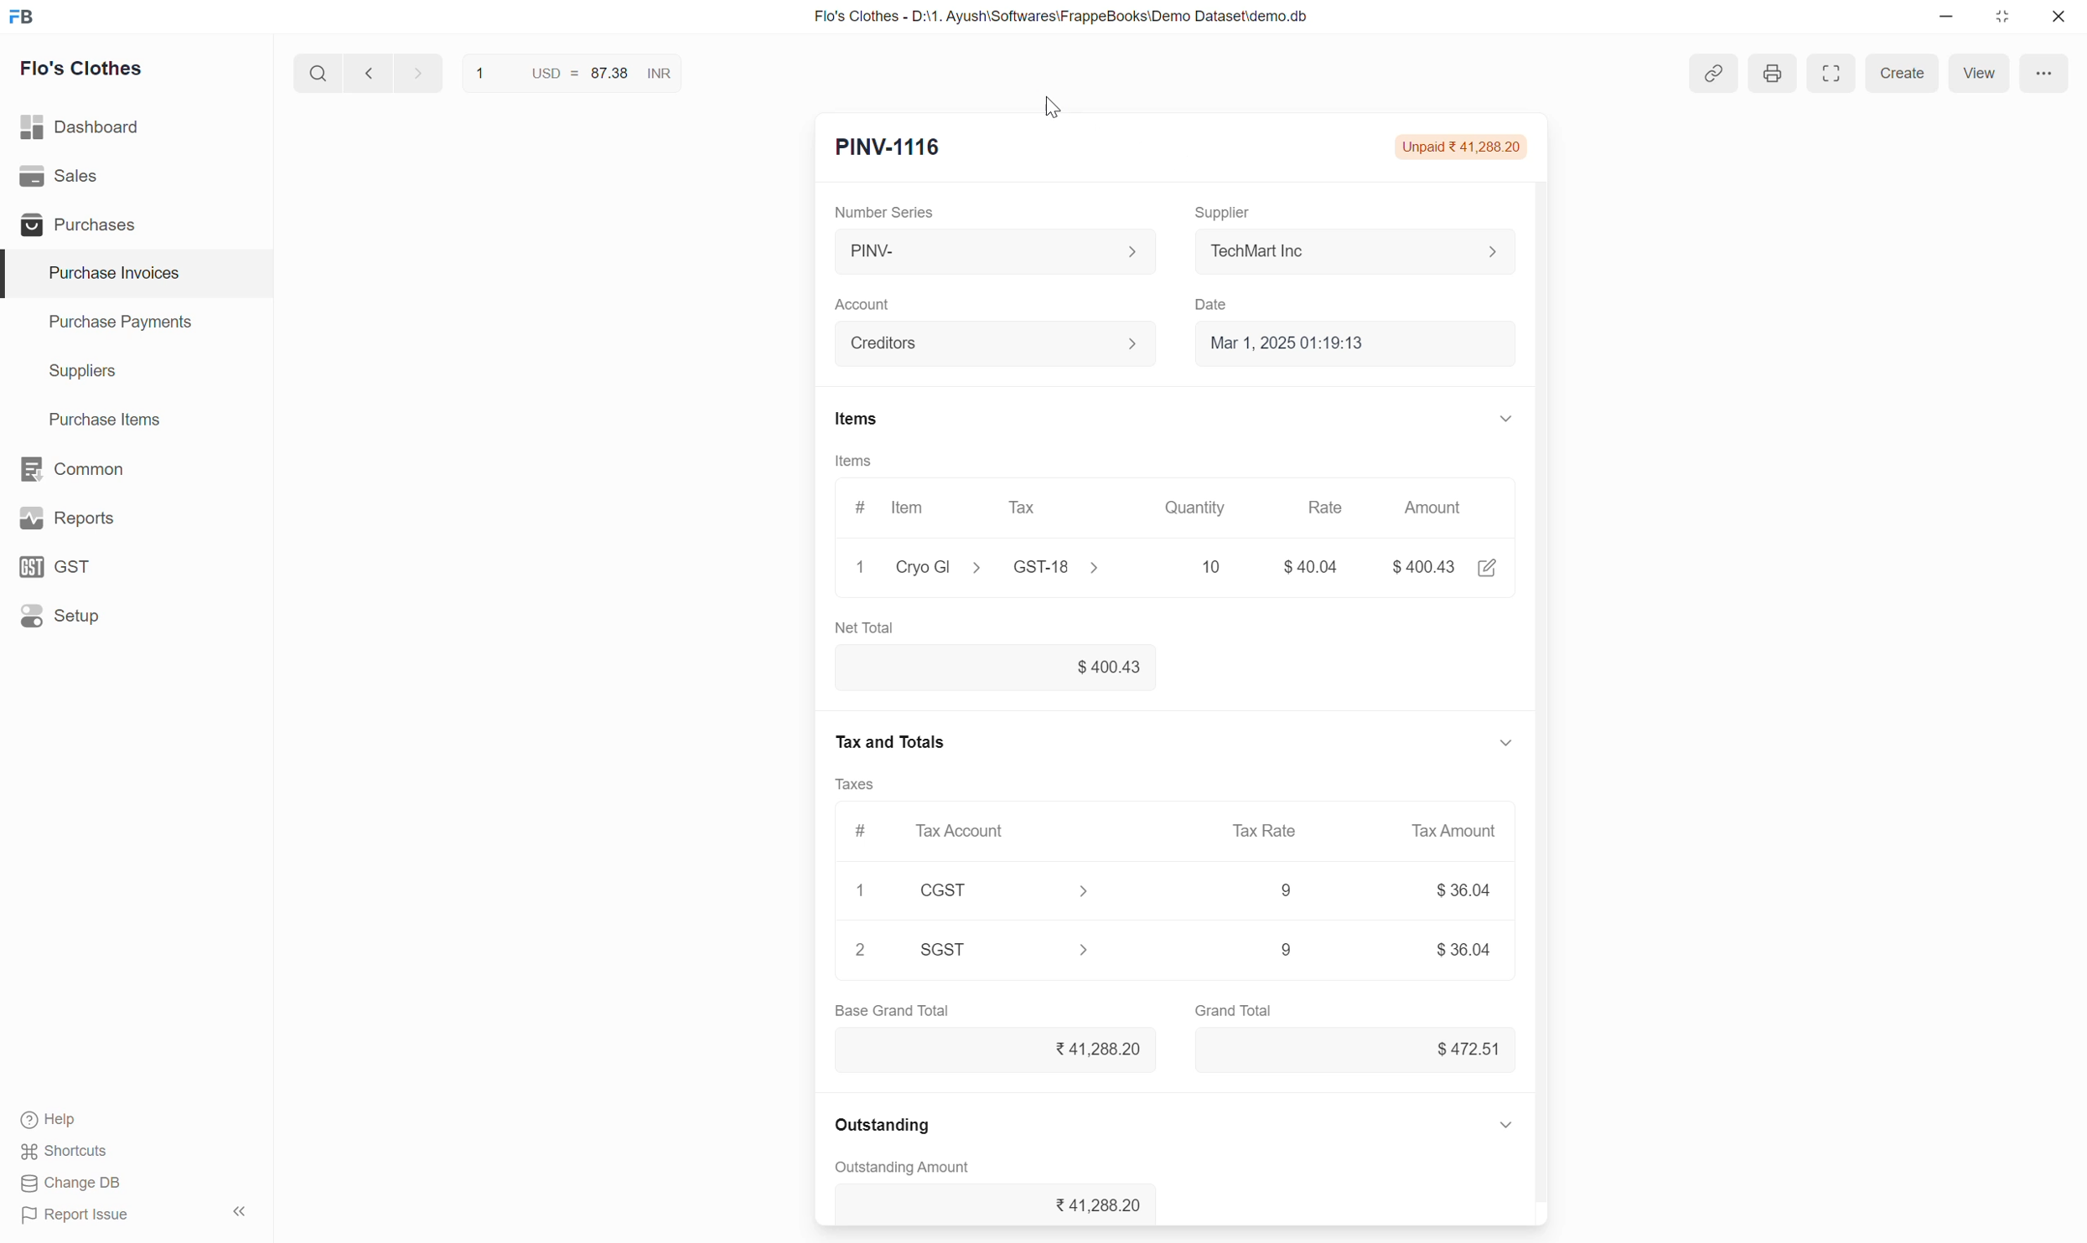 The height and width of the screenshot is (1243, 2087). What do you see at coordinates (1027, 507) in the screenshot?
I see `Tax` at bounding box center [1027, 507].